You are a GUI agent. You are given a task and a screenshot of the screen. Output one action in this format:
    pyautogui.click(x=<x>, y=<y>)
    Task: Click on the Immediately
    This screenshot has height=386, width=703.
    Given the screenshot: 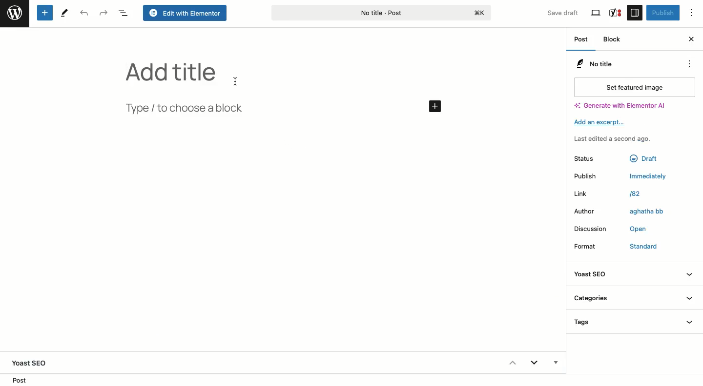 What is the action you would take?
    pyautogui.click(x=642, y=176)
    